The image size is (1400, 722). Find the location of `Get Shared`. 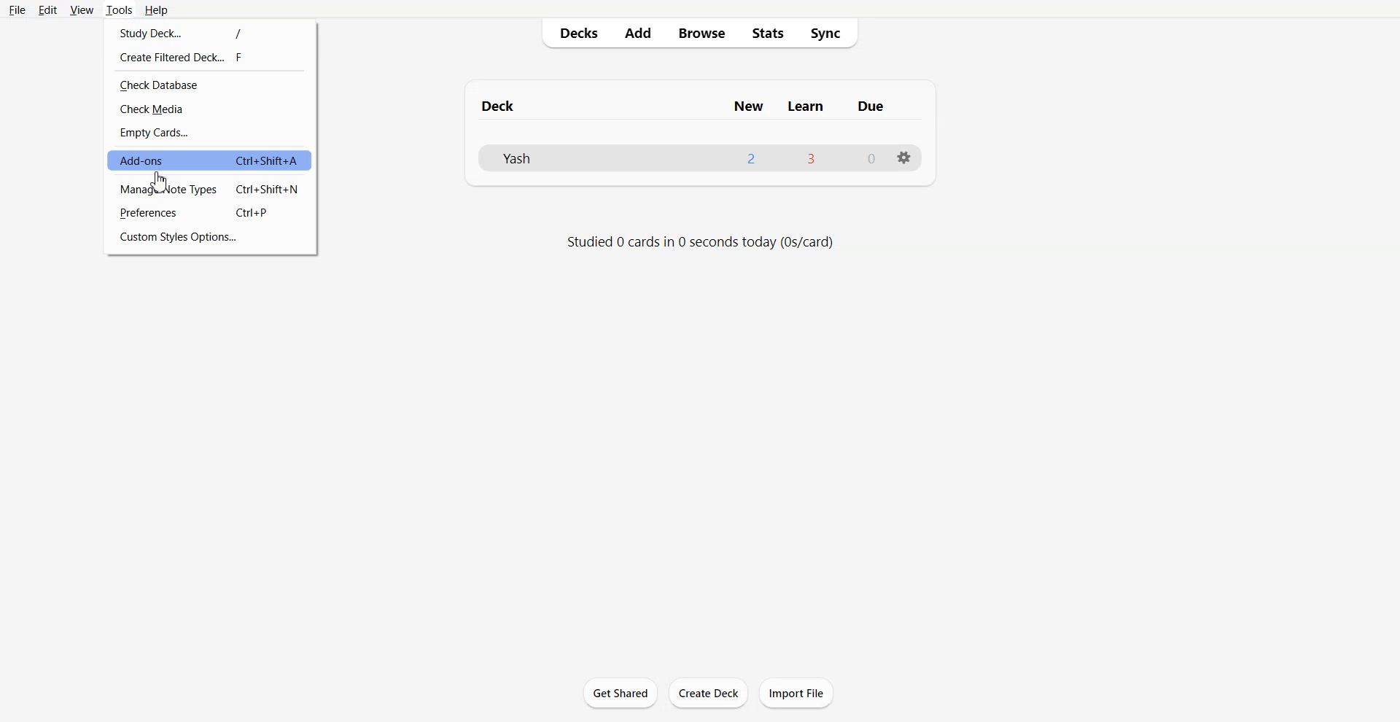

Get Shared is located at coordinates (621, 693).